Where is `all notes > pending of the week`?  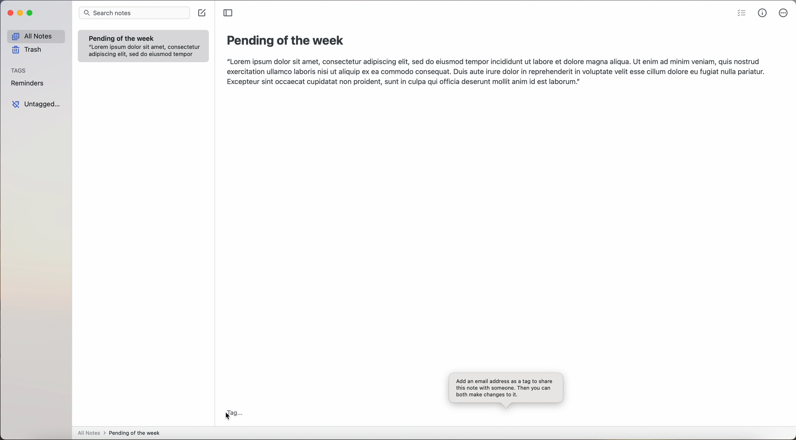
all notes > pending of the week is located at coordinates (121, 434).